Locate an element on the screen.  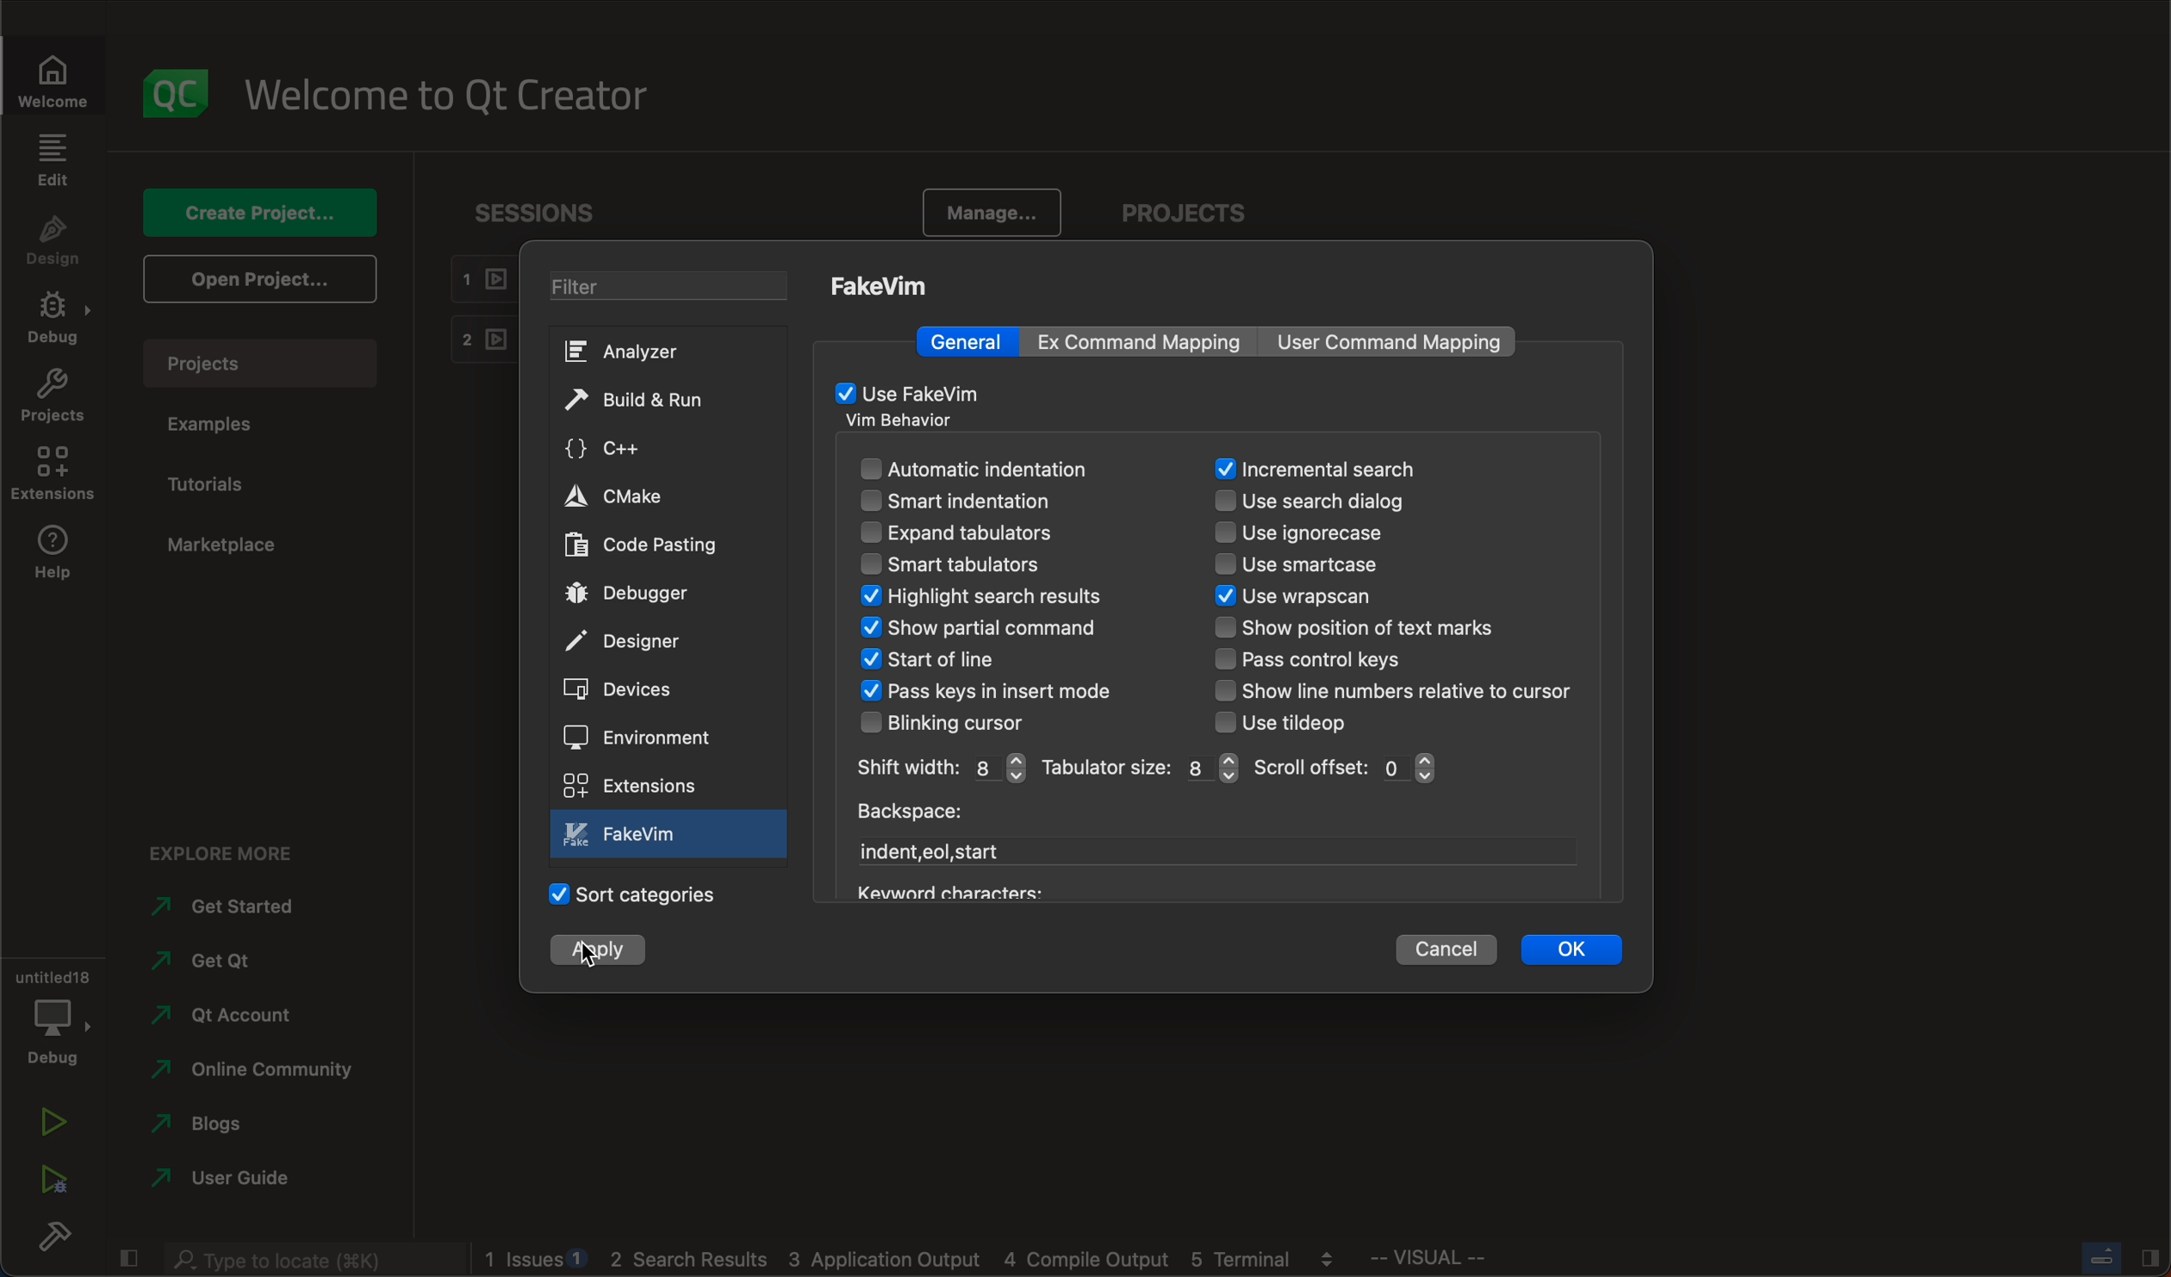
 is located at coordinates (535, 1255).